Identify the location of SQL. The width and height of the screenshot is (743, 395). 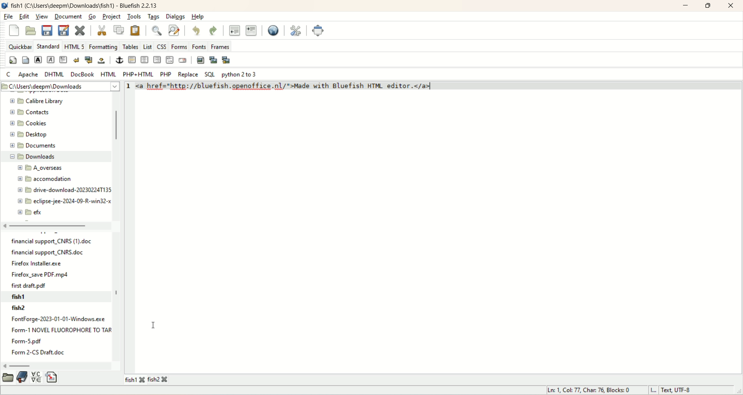
(209, 75).